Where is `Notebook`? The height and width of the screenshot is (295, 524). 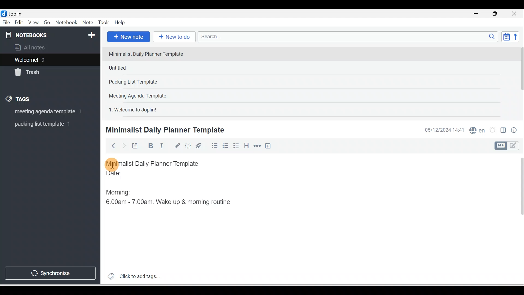 Notebook is located at coordinates (66, 23).